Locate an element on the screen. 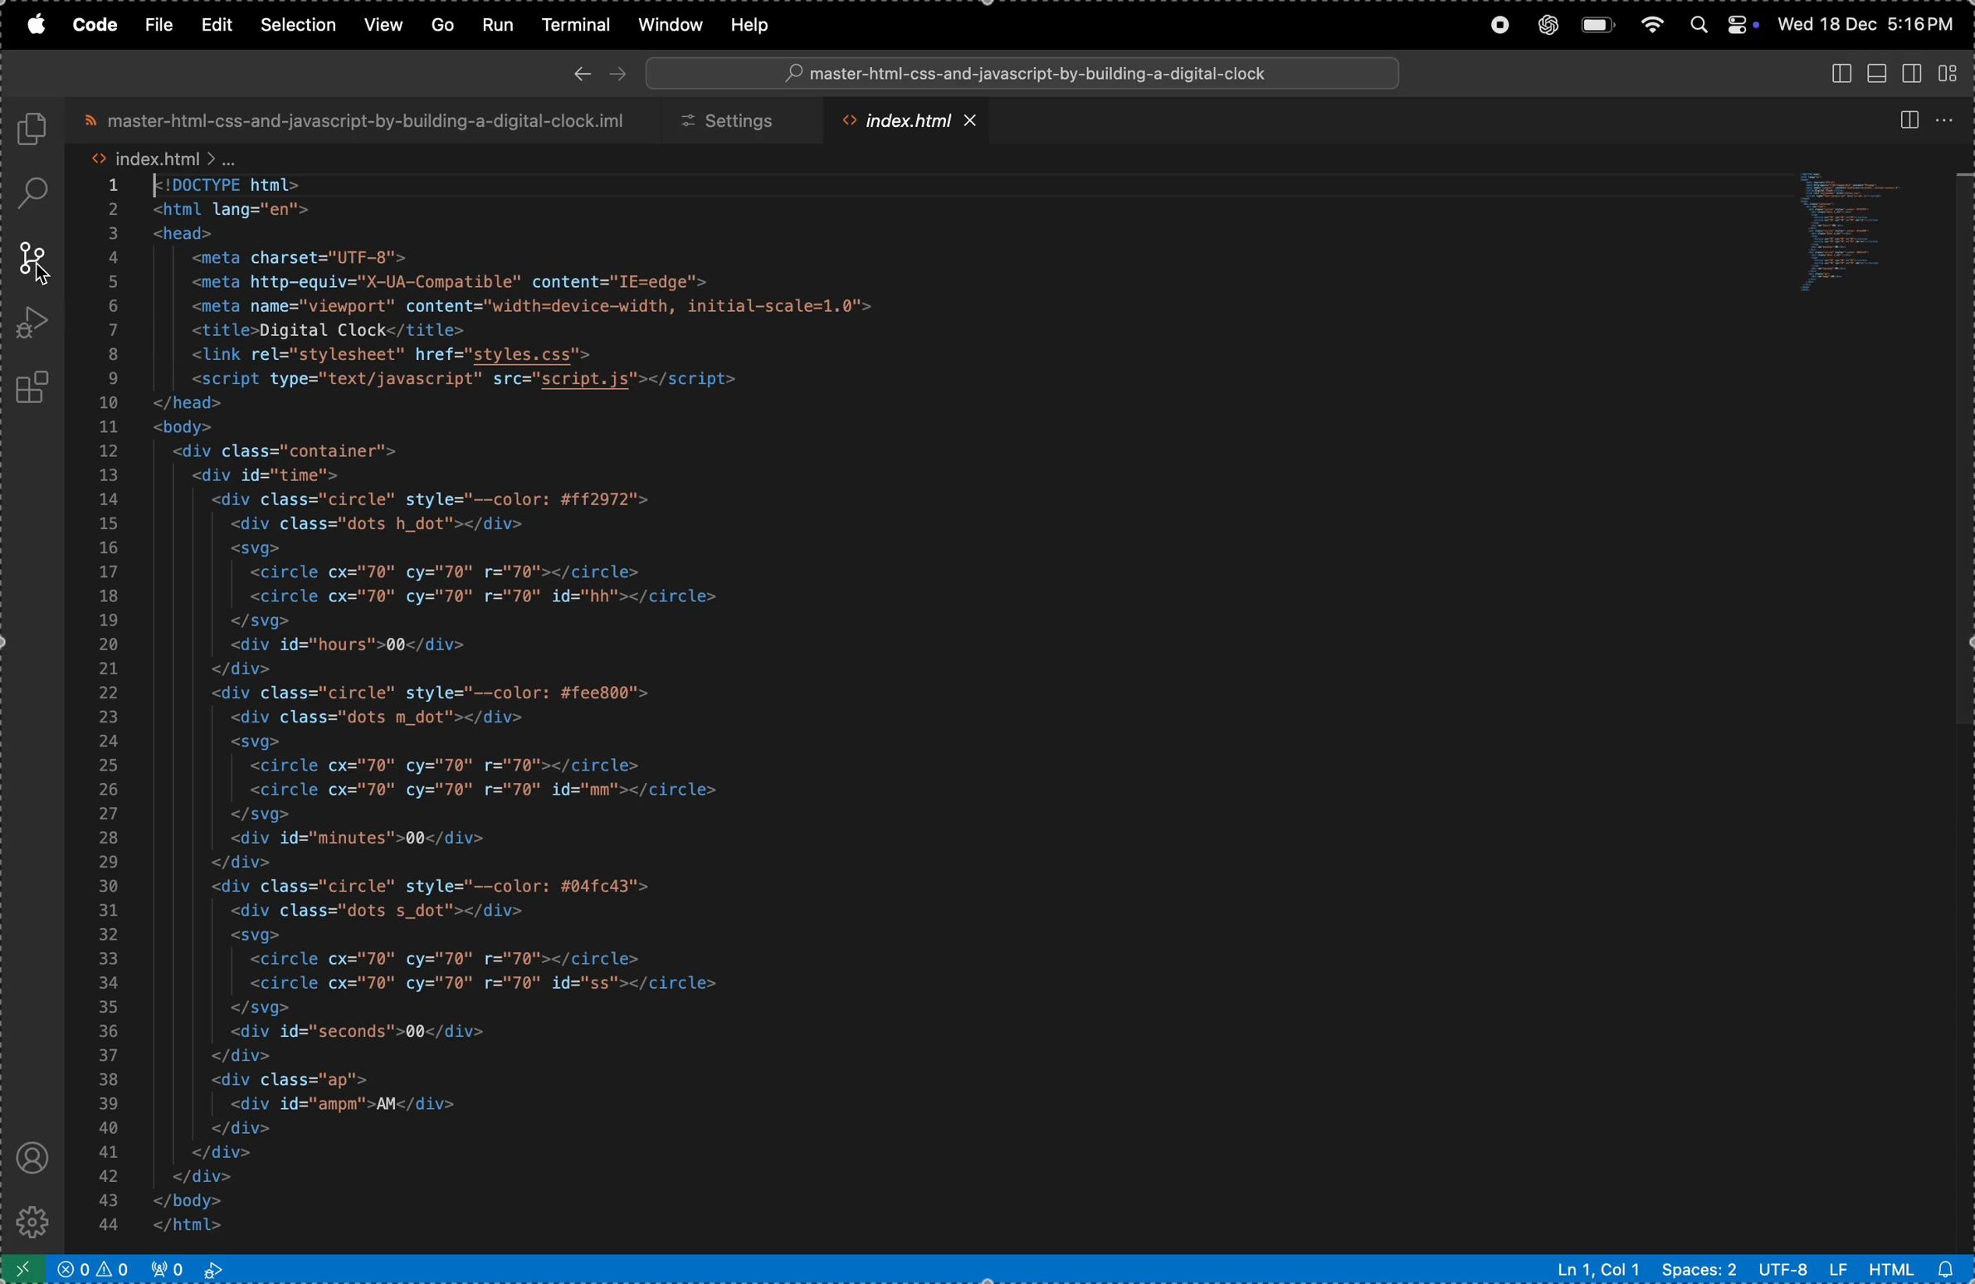 Image resolution: width=1975 pixels, height=1284 pixels. <circle cx="70" cy="70" r="70"></circle> is located at coordinates (455, 960).